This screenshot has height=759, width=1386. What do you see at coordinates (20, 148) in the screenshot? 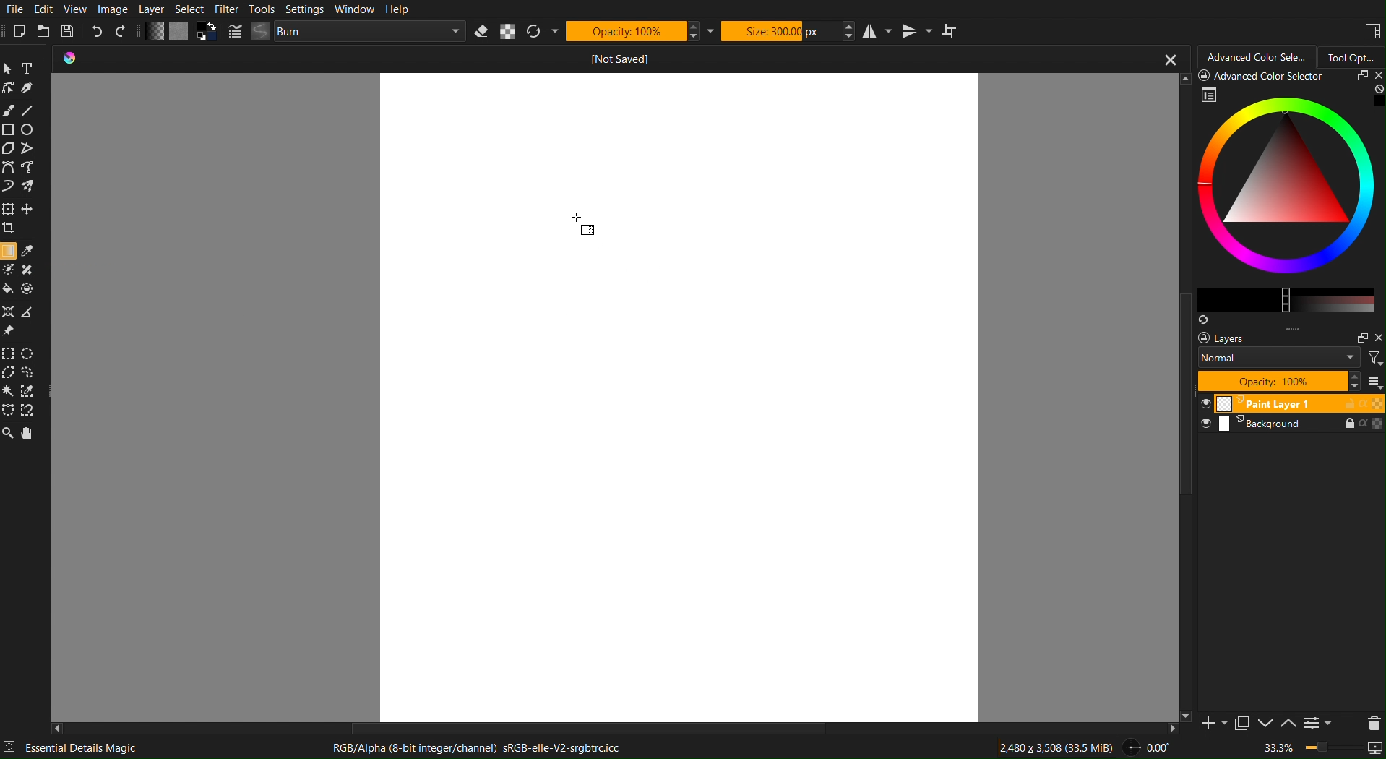
I see `Polygon Tools` at bounding box center [20, 148].